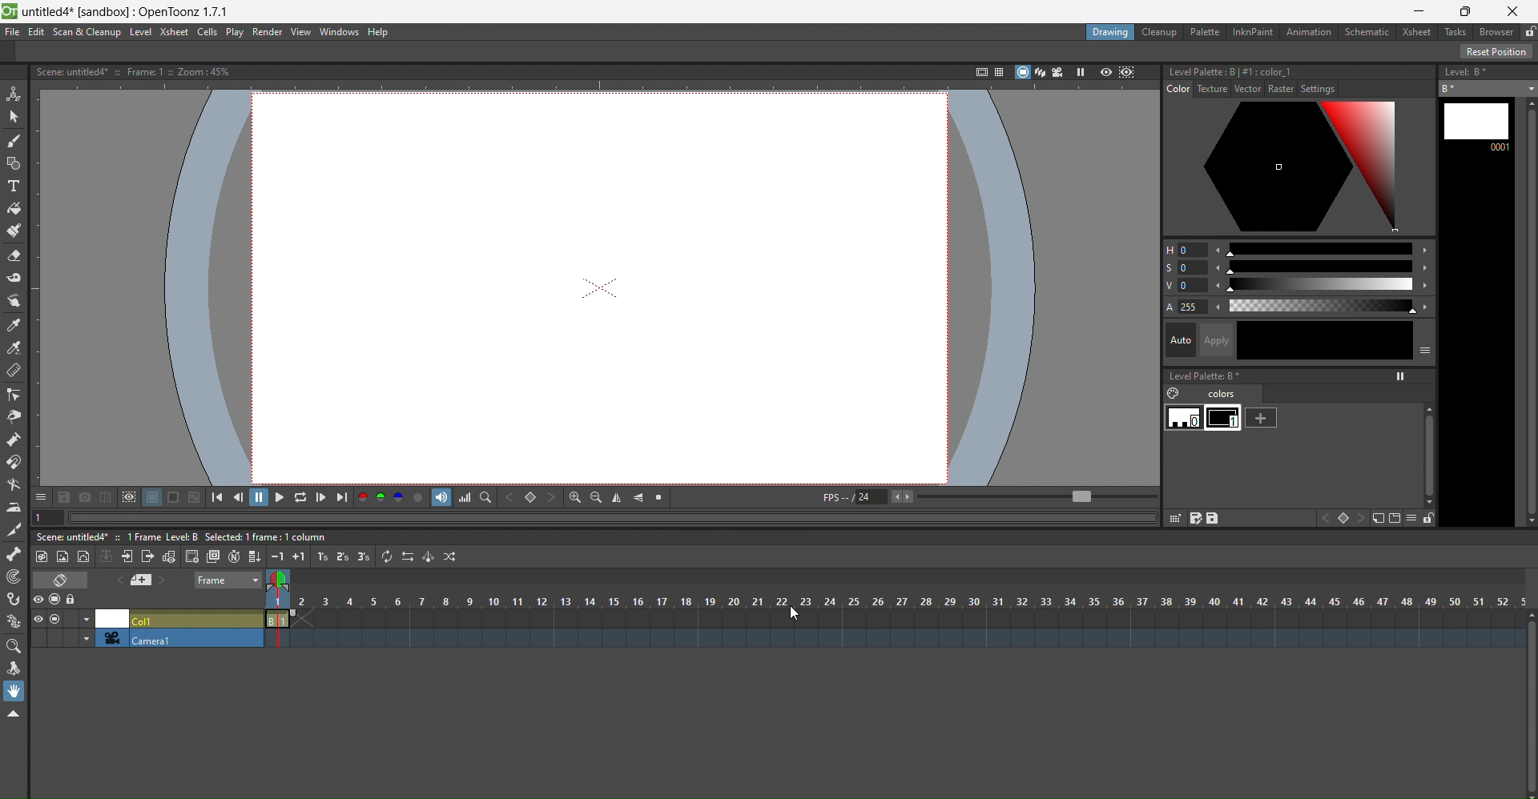 The height and width of the screenshot is (799, 1538). I want to click on V, so click(1322, 285).